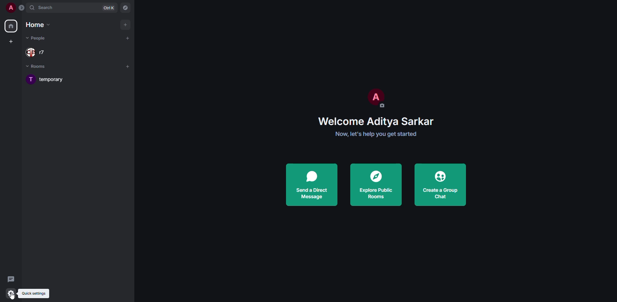 The height and width of the screenshot is (302, 617). I want to click on people, so click(40, 53).